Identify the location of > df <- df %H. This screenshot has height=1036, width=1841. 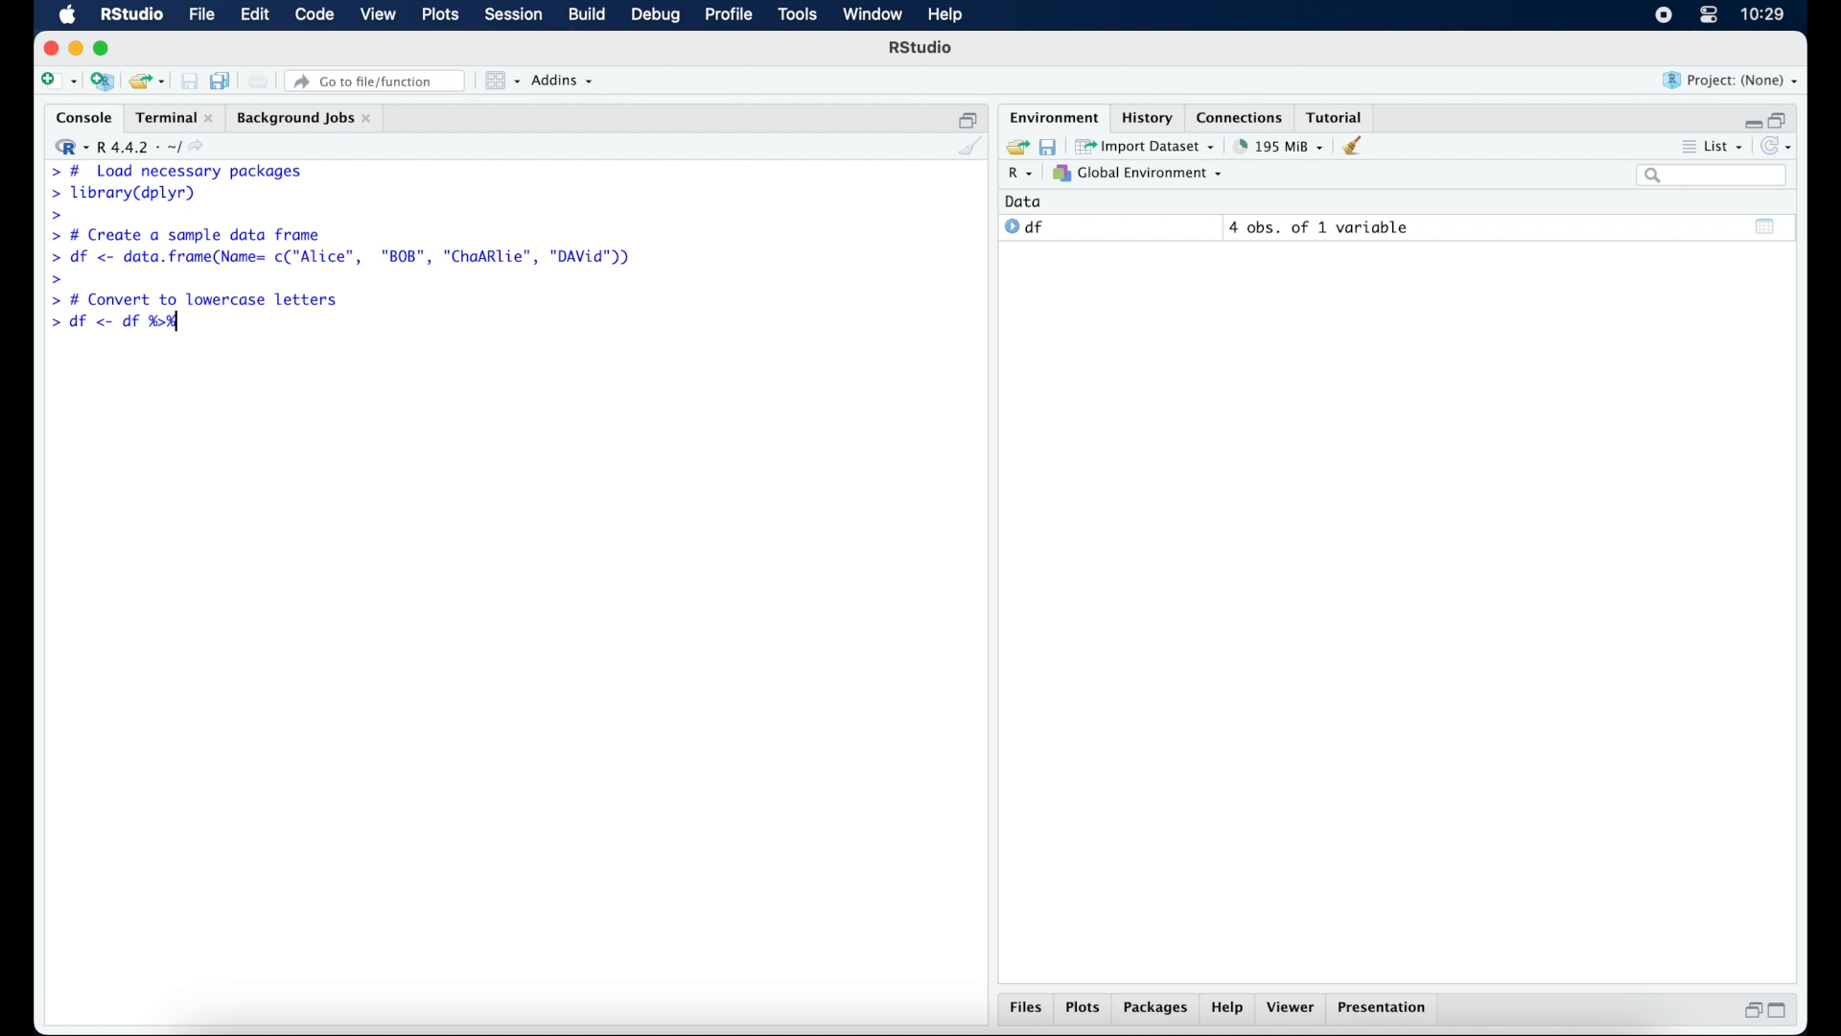
(121, 324).